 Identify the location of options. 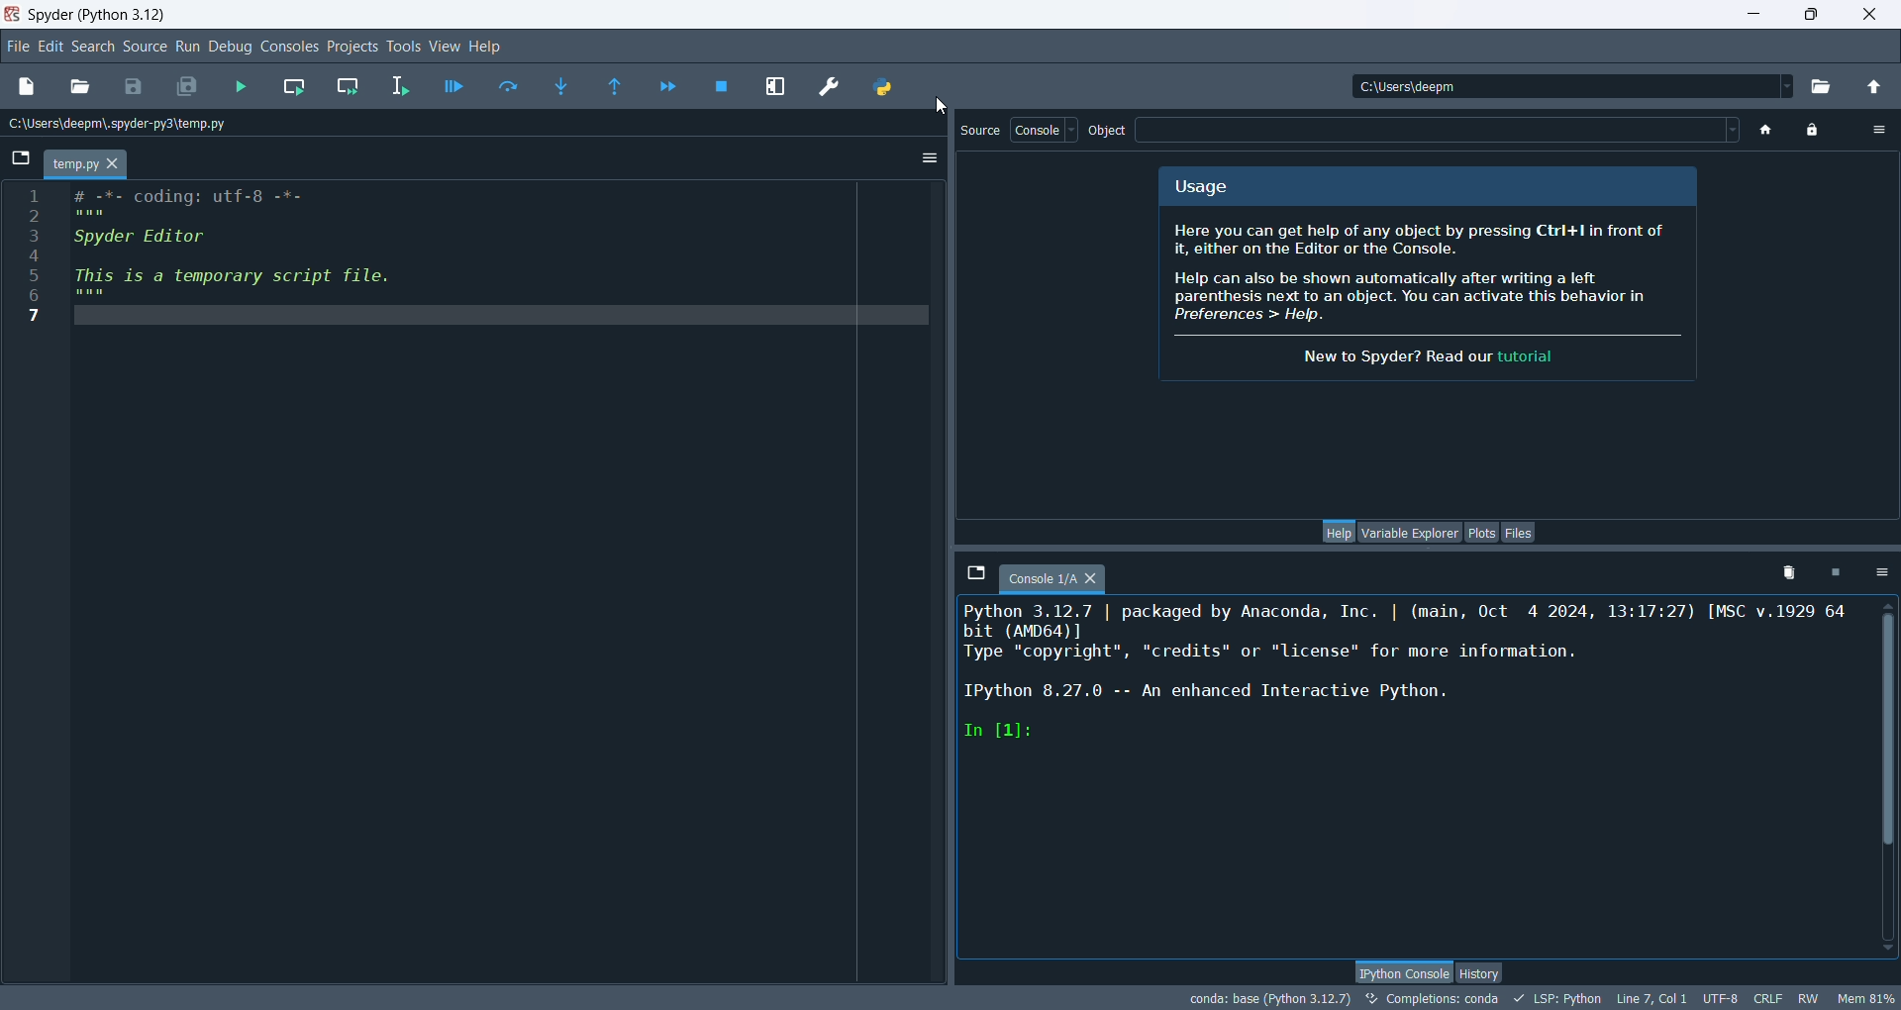
(1882, 571).